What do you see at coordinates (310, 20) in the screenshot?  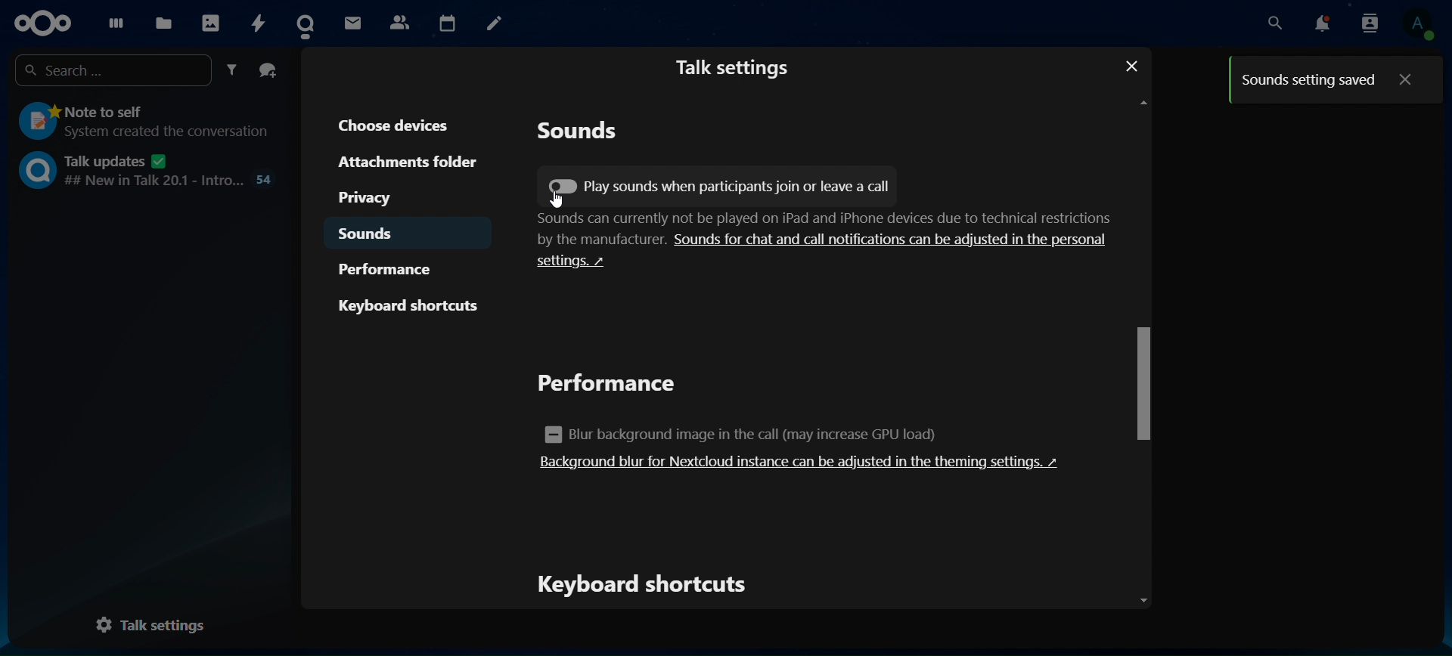 I see `talk` at bounding box center [310, 20].